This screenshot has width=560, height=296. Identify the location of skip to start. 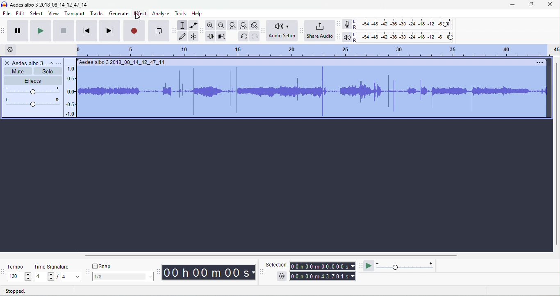
(87, 31).